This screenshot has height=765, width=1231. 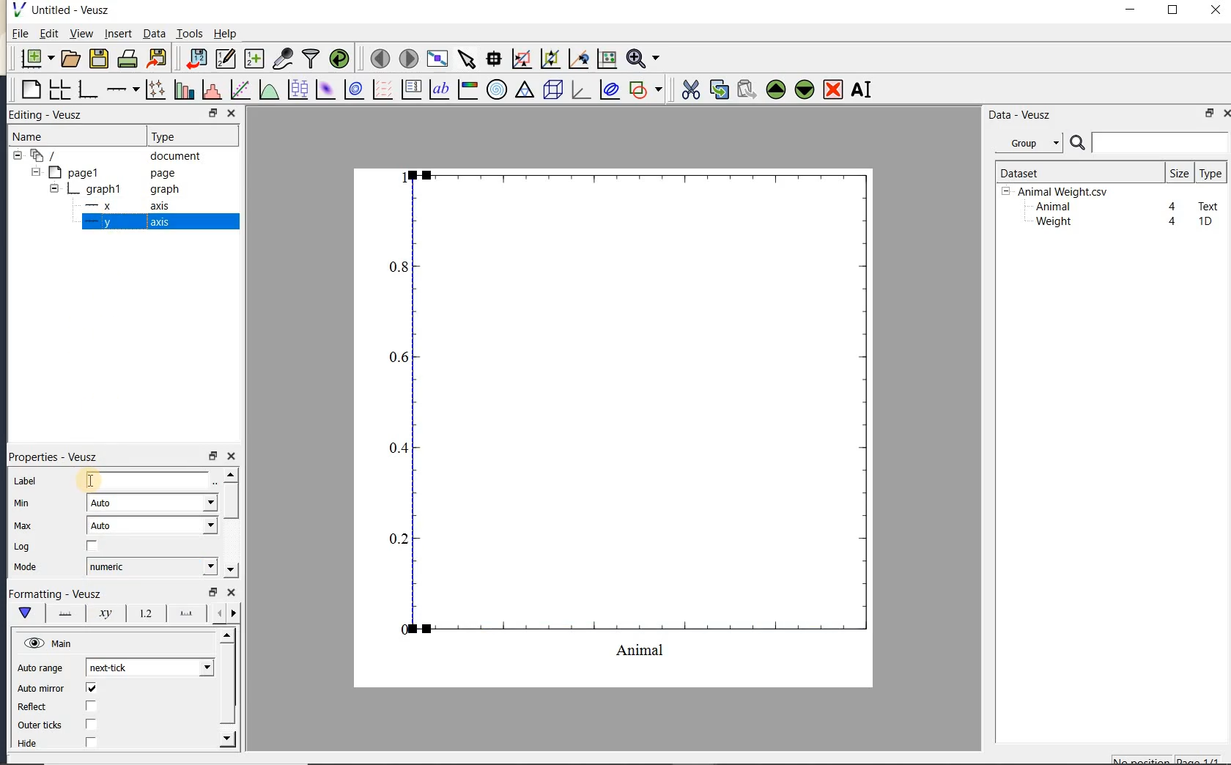 I want to click on cut the selected widget, so click(x=690, y=90).